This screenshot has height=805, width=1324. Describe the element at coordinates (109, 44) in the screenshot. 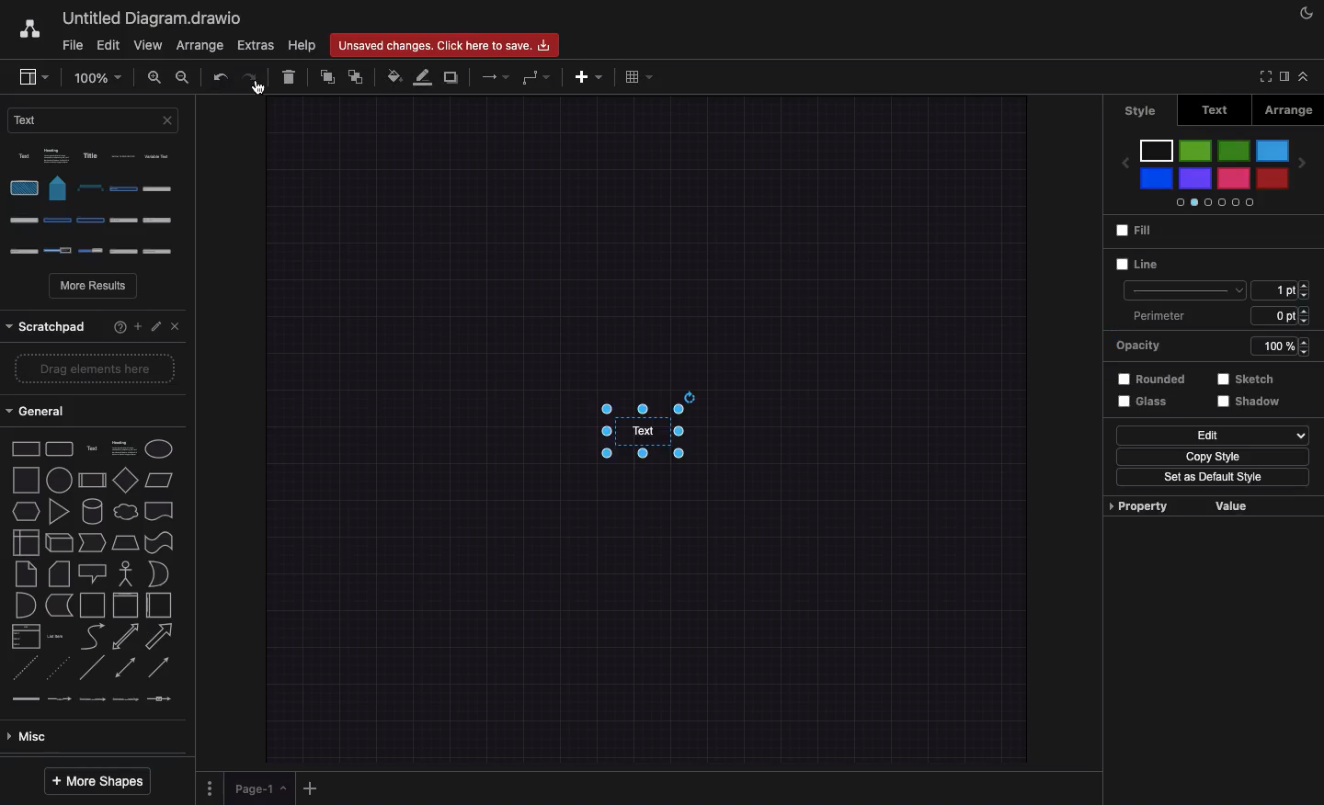

I see `Edit` at that location.